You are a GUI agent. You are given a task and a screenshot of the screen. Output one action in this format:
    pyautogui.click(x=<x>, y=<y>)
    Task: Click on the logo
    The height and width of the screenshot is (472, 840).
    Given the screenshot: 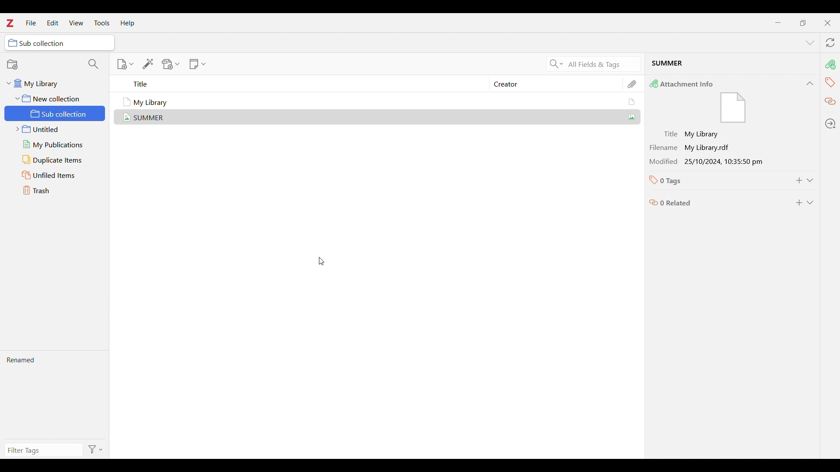 What is the action you would take?
    pyautogui.click(x=10, y=23)
    